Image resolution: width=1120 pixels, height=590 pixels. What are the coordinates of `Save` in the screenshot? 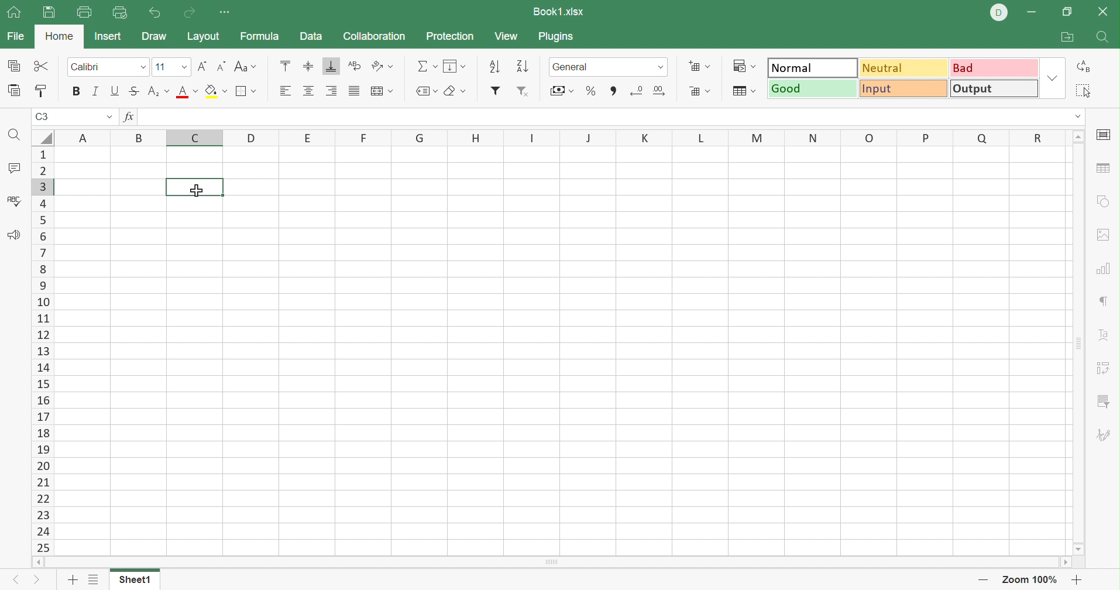 It's located at (49, 13).